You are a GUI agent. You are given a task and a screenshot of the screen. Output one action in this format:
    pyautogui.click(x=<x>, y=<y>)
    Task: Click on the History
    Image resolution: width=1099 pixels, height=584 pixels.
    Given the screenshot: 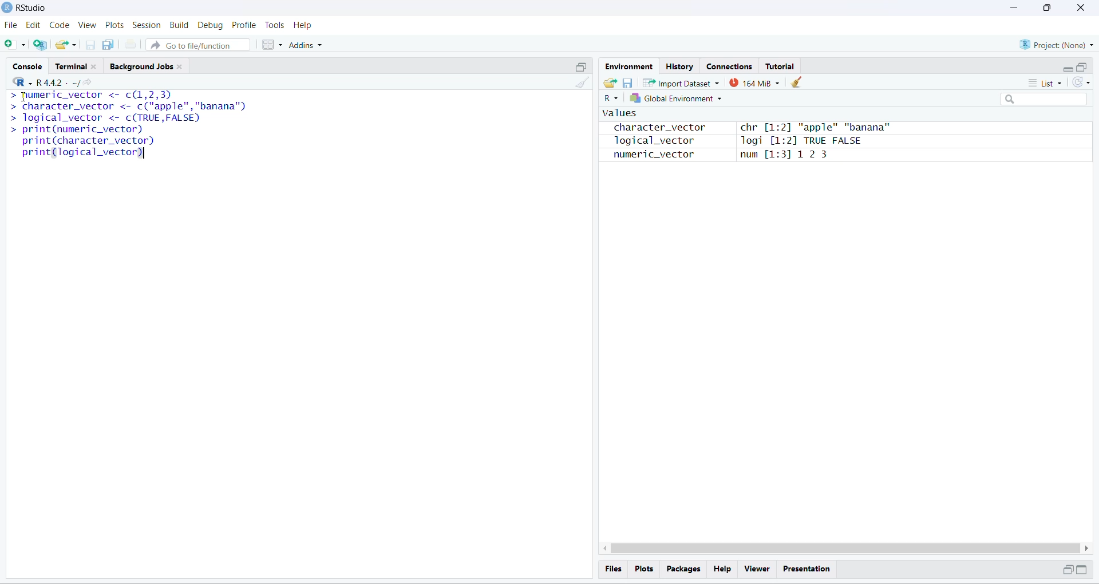 What is the action you would take?
    pyautogui.click(x=679, y=65)
    